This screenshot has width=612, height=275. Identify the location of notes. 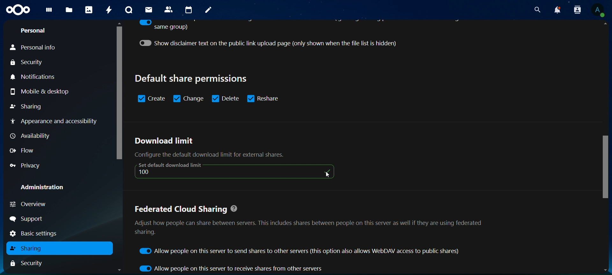
(209, 11).